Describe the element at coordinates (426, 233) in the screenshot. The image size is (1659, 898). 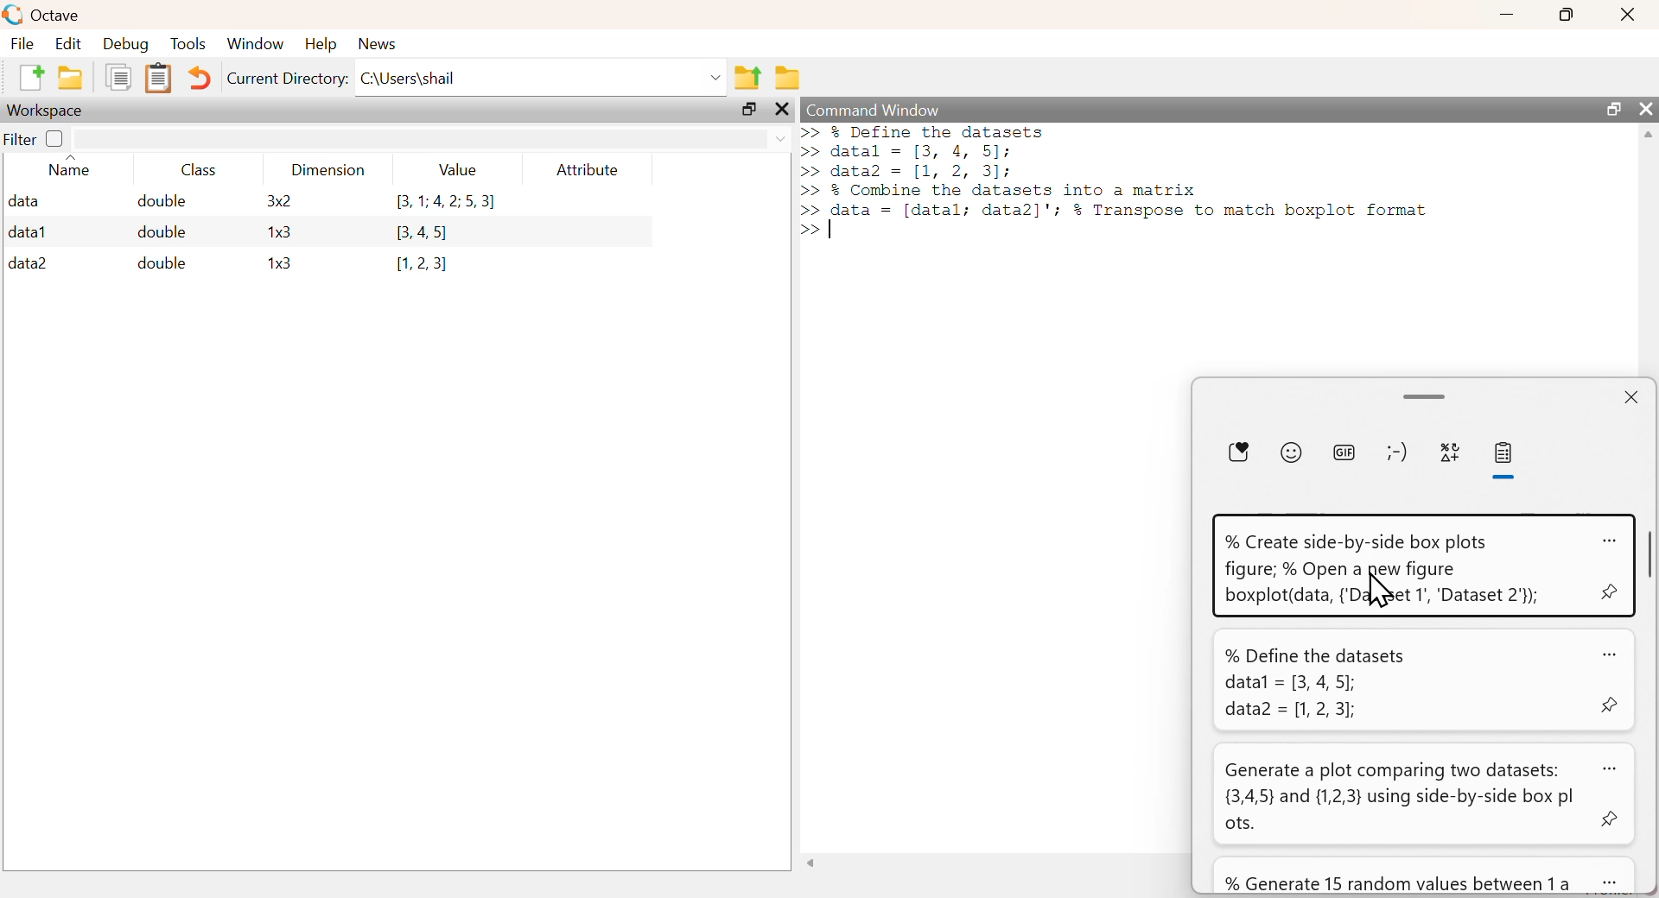
I see `[3, 4, 5]` at that location.